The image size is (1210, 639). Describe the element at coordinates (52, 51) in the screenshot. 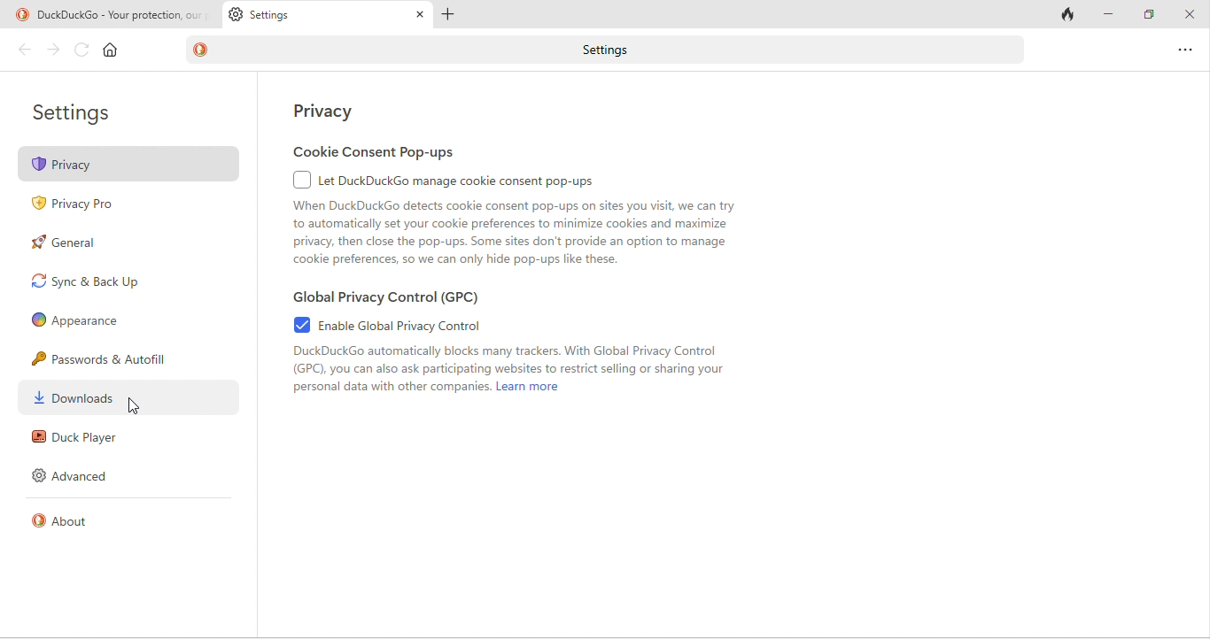

I see `forward` at that location.